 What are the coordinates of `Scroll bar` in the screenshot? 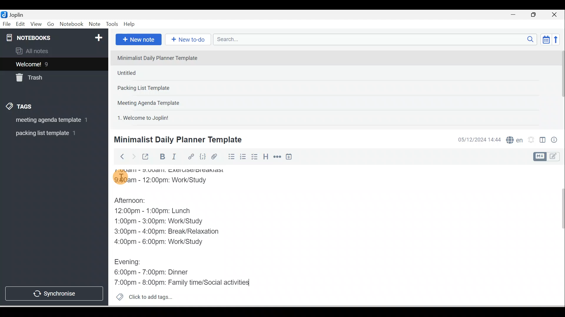 It's located at (559, 235).